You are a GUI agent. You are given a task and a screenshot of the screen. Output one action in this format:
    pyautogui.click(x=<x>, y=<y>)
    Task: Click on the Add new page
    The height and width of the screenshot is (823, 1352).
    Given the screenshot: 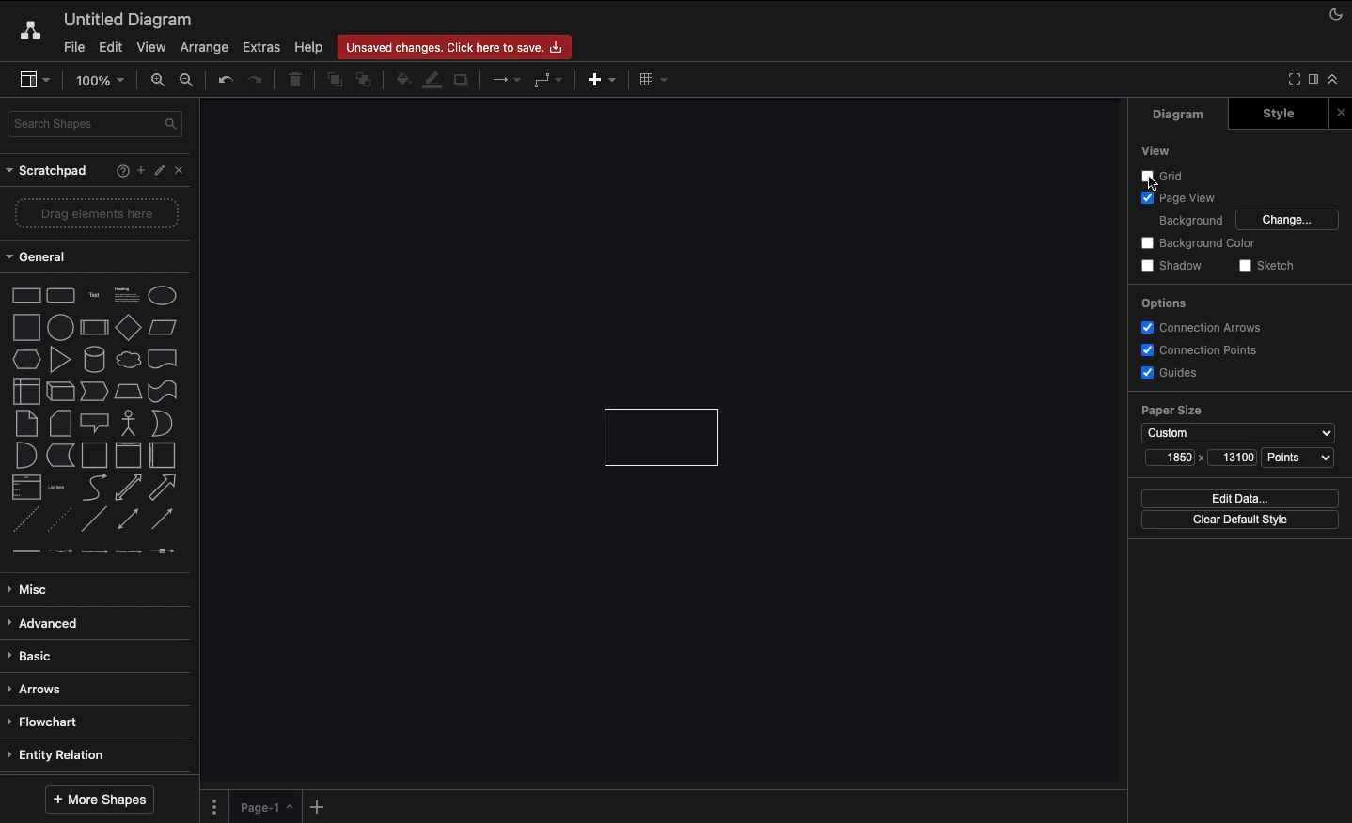 What is the action you would take?
    pyautogui.click(x=322, y=806)
    